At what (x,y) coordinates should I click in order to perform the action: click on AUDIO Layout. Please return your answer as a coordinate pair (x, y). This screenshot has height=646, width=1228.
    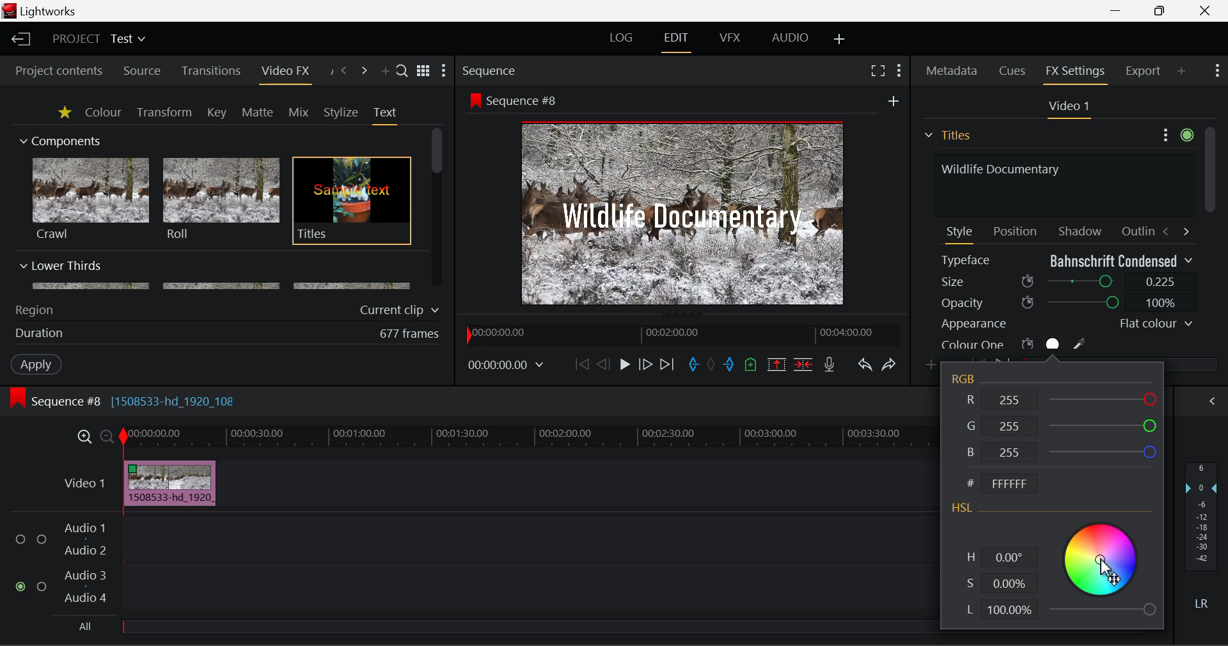
    Looking at the image, I should click on (789, 39).